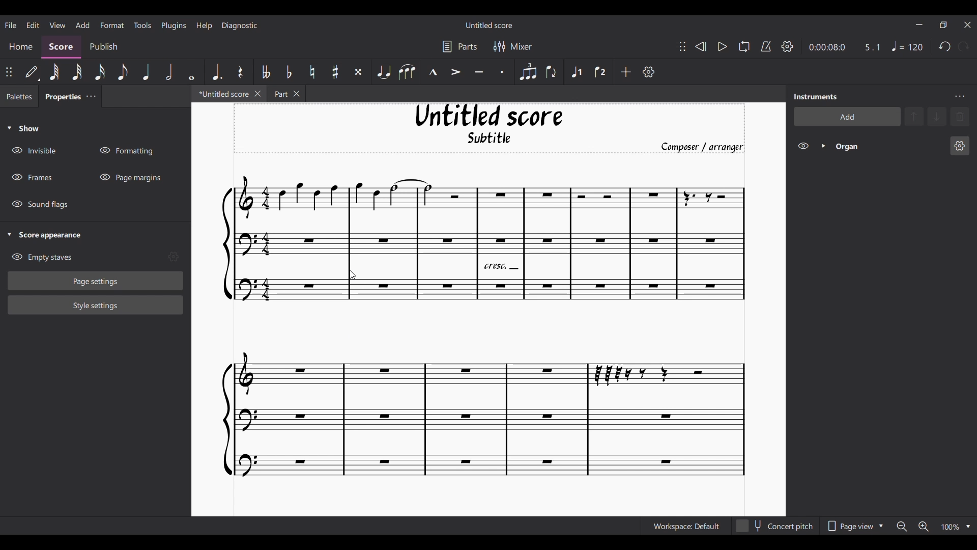  I want to click on Minimize, so click(919, 24).